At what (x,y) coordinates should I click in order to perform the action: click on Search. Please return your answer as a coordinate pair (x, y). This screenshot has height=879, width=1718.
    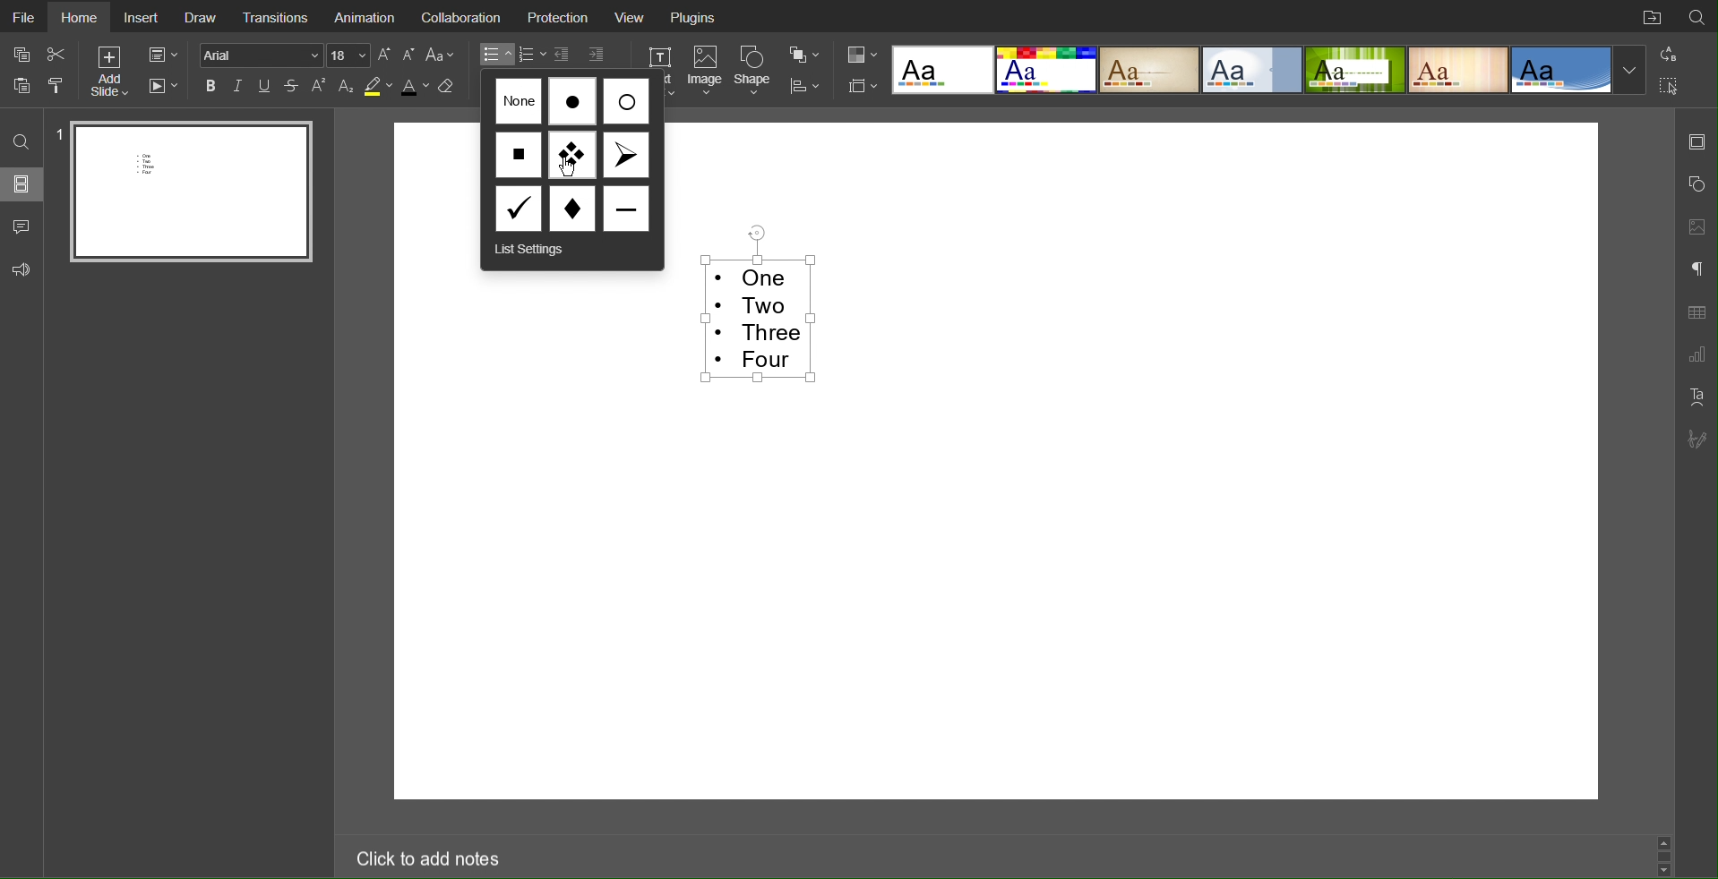
    Looking at the image, I should click on (1698, 16).